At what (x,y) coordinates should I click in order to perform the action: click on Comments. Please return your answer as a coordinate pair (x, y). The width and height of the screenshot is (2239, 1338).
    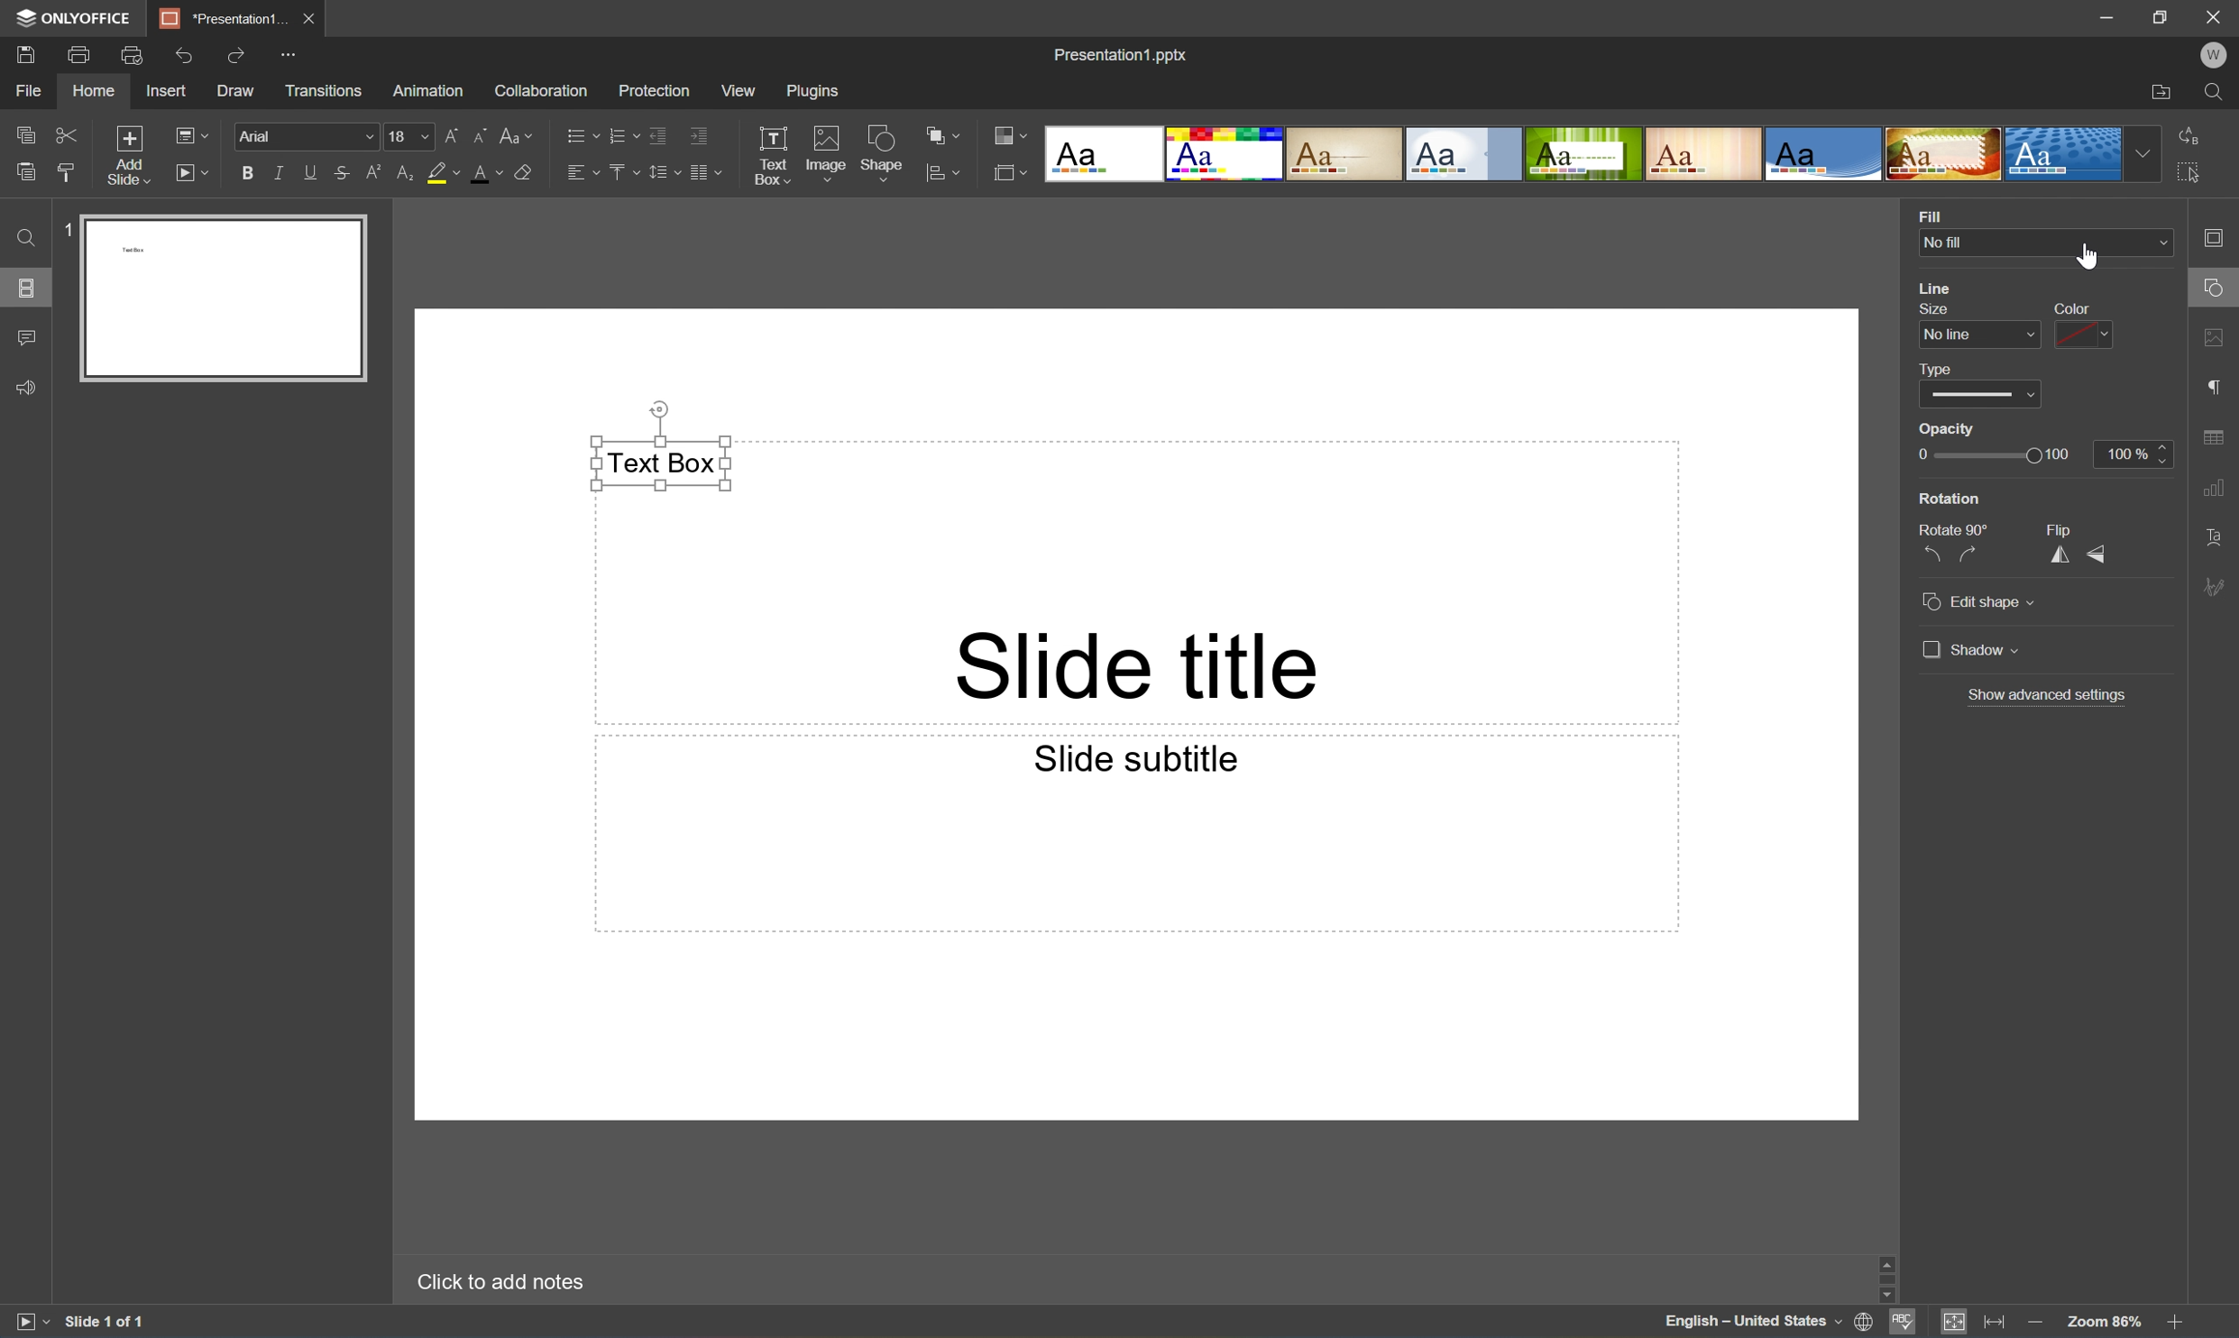
    Looking at the image, I should click on (28, 336).